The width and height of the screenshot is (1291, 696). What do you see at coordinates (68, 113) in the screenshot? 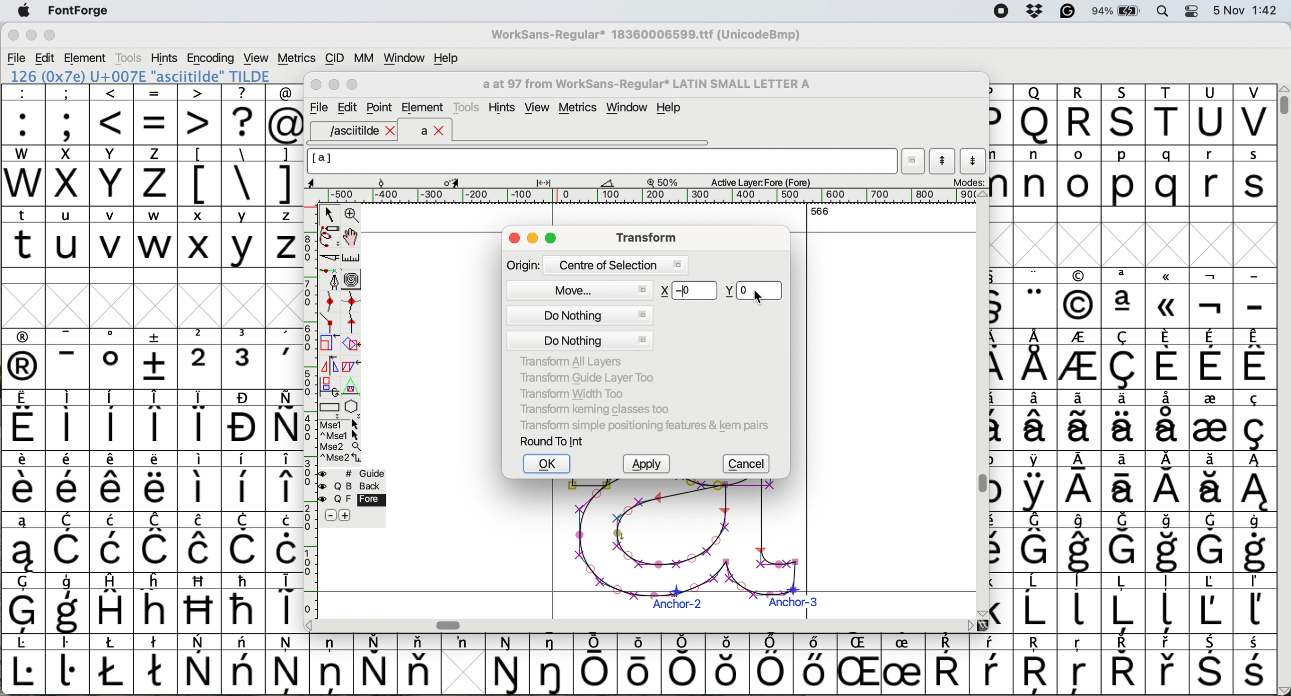
I see `;` at bounding box center [68, 113].